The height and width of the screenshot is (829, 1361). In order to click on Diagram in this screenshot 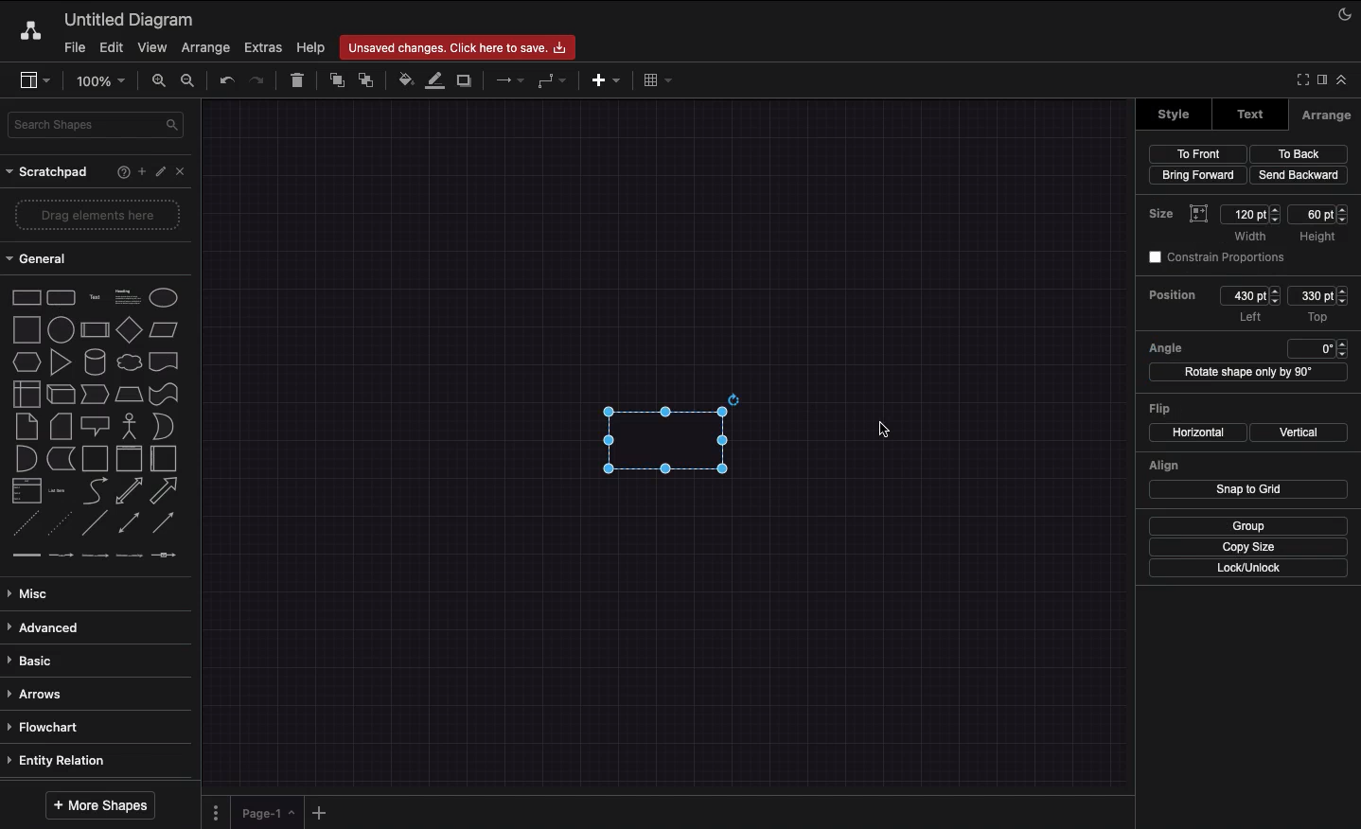, I will do `click(134, 17)`.